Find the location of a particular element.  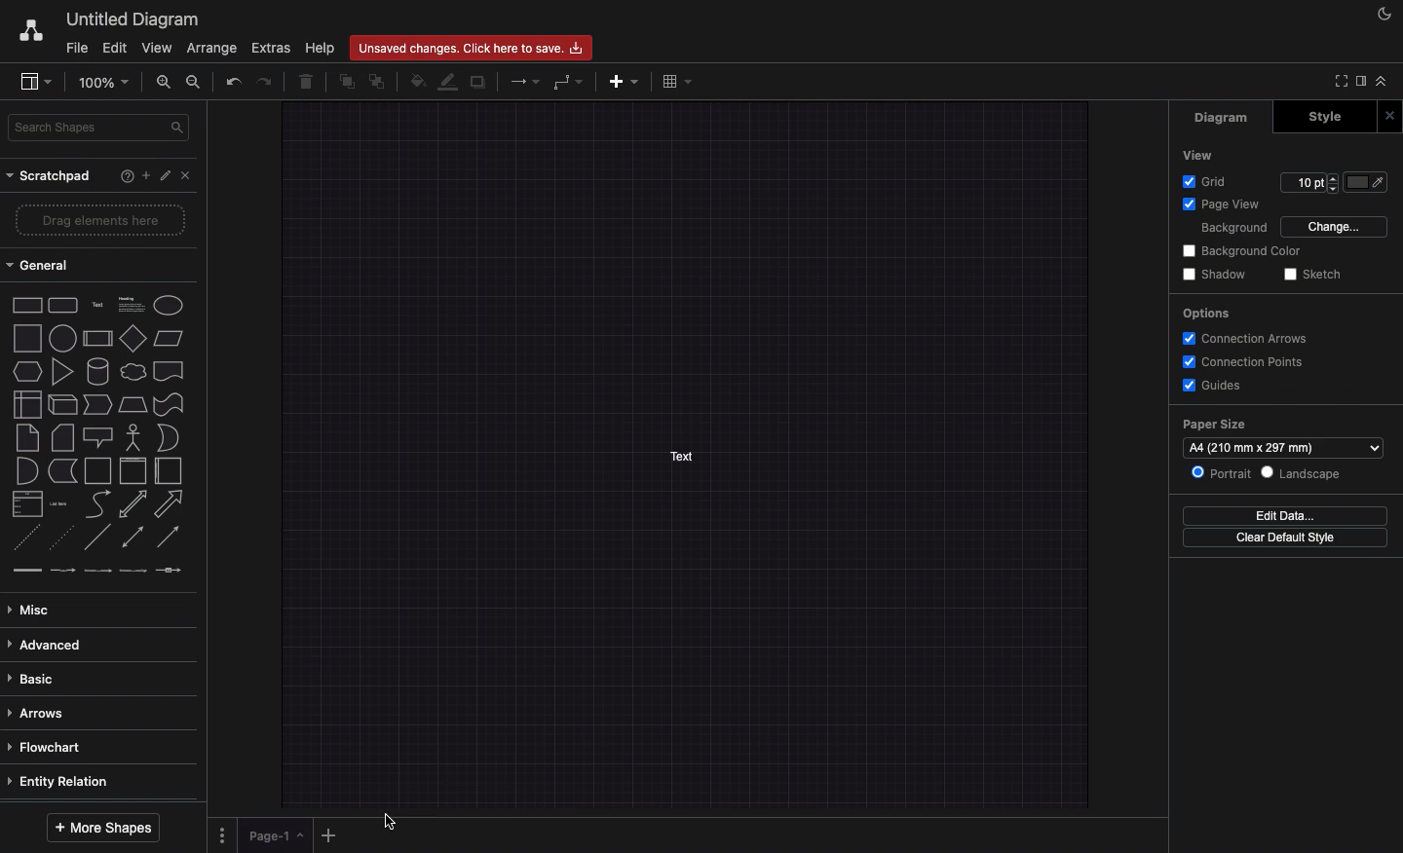

Arrows is located at coordinates (37, 712).